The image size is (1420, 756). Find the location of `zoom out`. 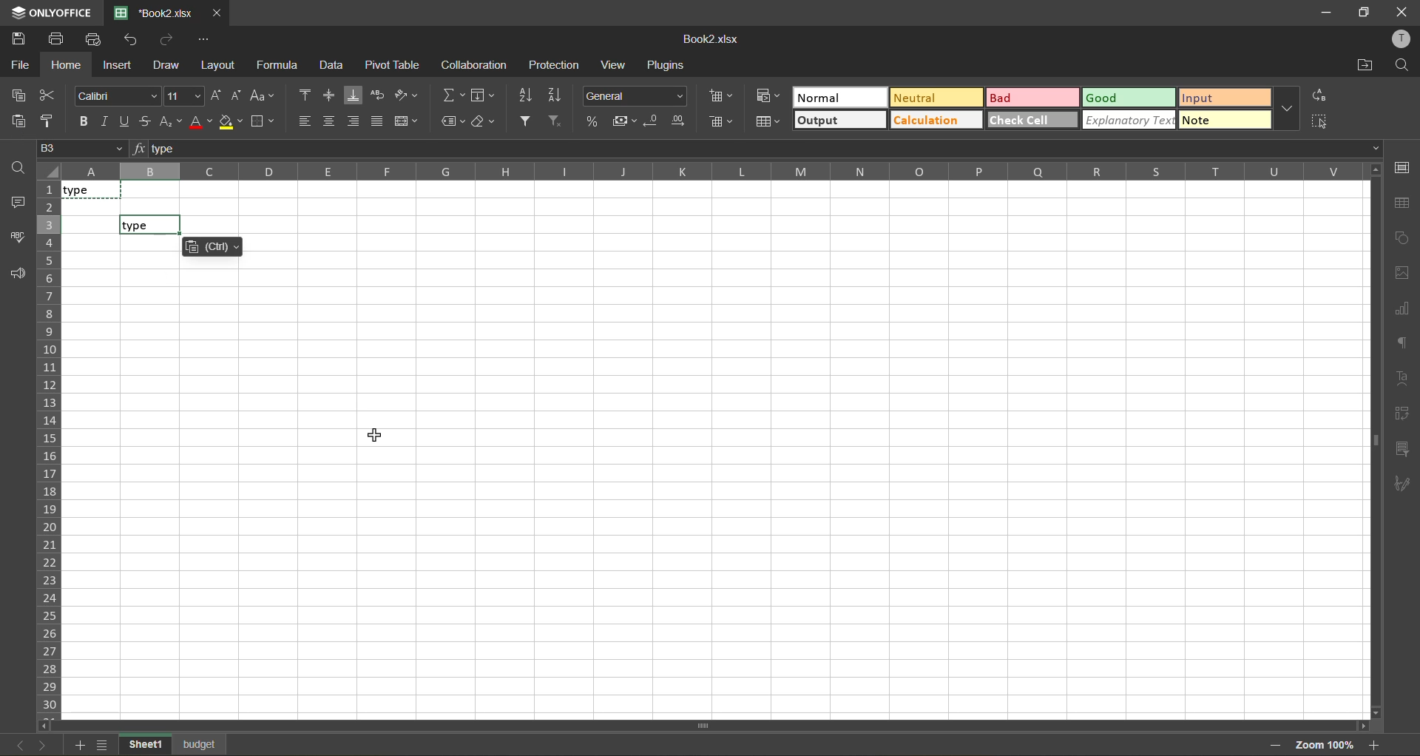

zoom out is located at coordinates (1275, 746).